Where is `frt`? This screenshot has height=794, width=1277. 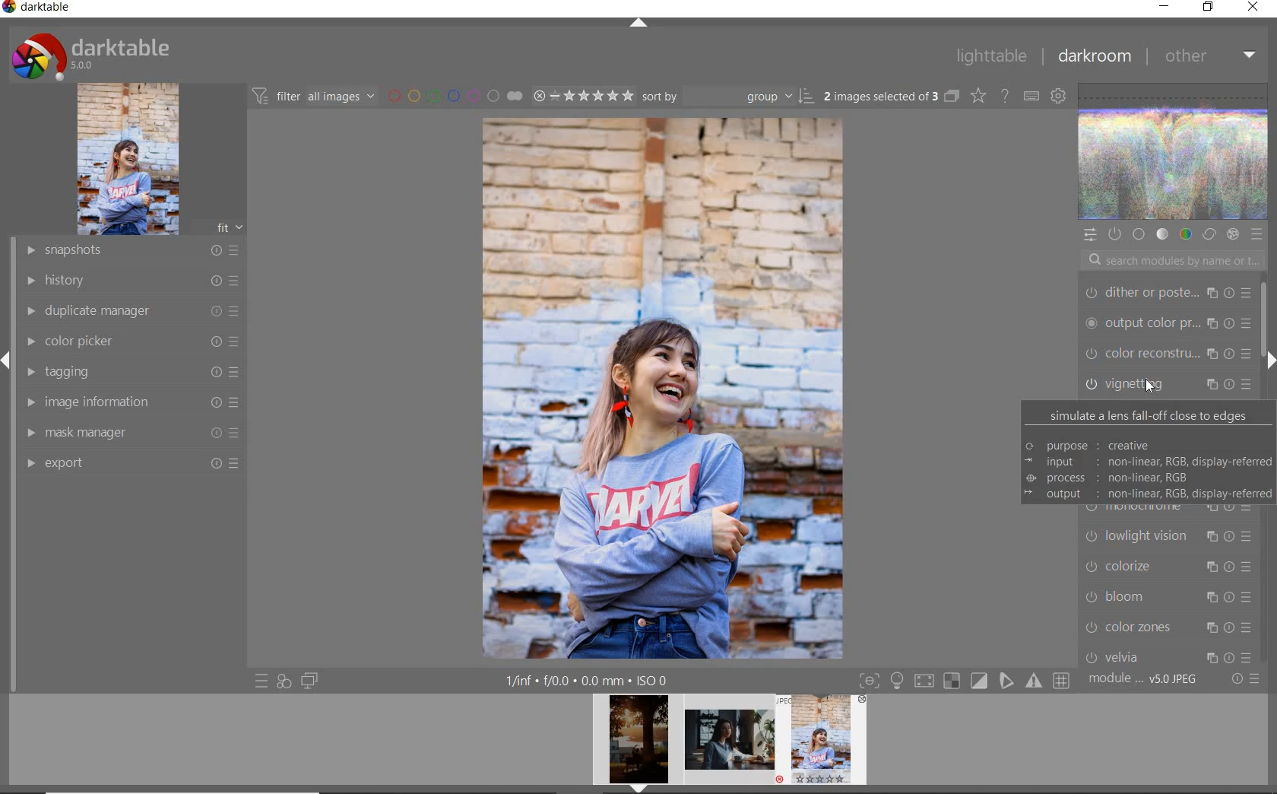 frt is located at coordinates (229, 225).